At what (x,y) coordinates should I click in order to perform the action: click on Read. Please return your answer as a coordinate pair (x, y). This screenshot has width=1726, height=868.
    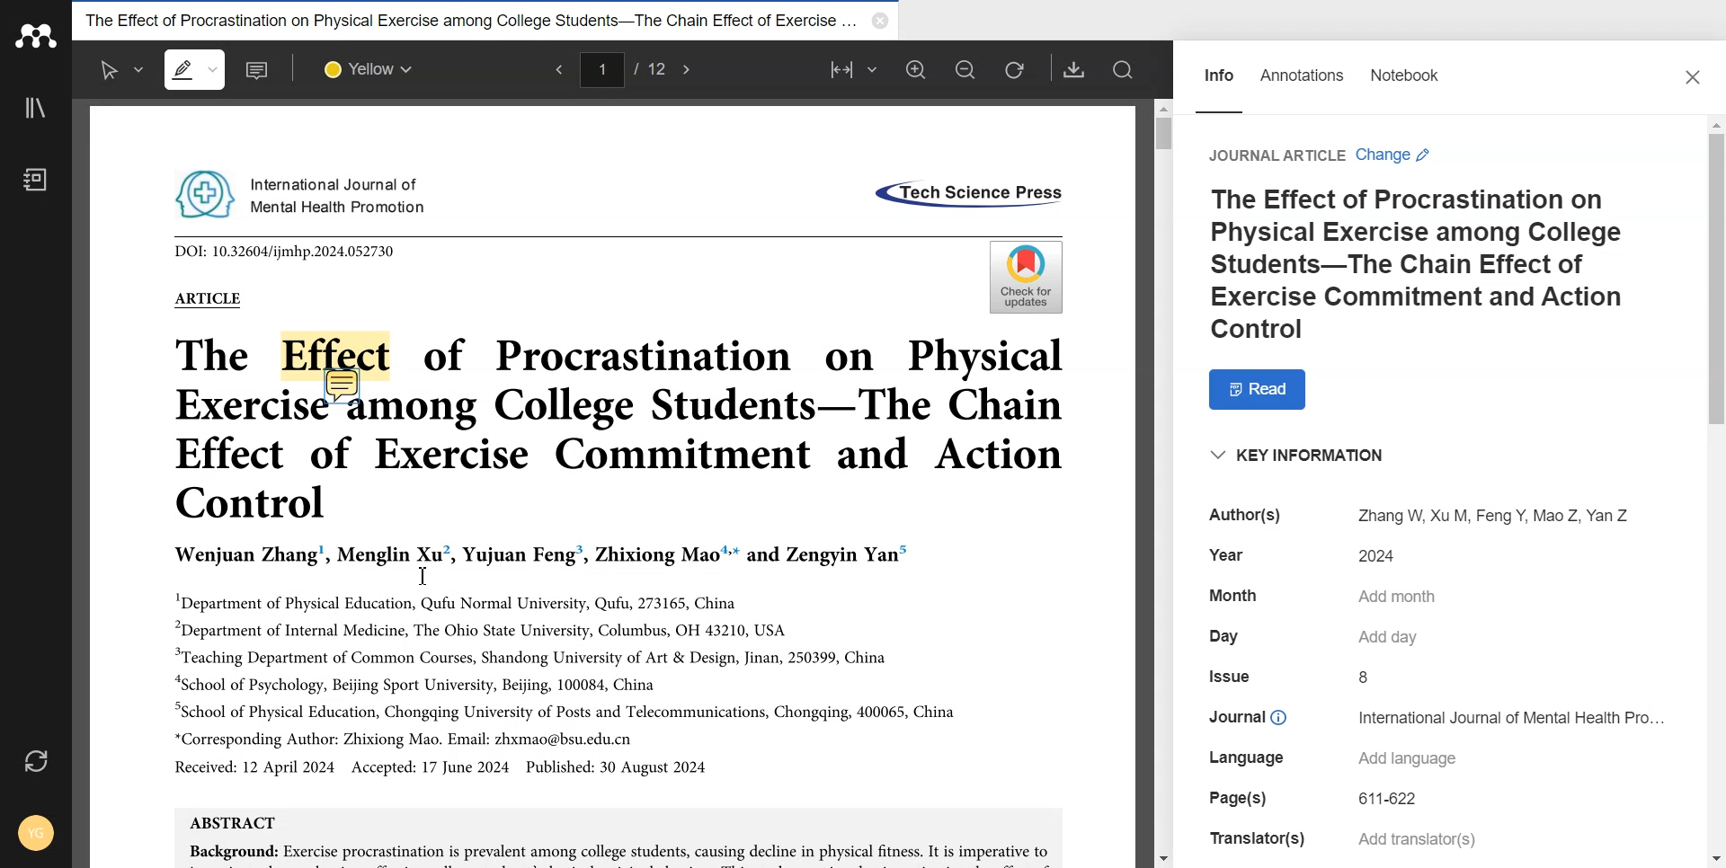
    Looking at the image, I should click on (1268, 389).